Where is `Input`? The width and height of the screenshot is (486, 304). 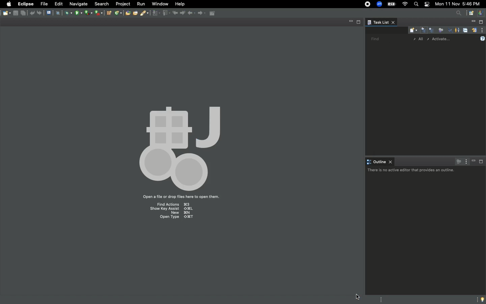 Input is located at coordinates (166, 13).